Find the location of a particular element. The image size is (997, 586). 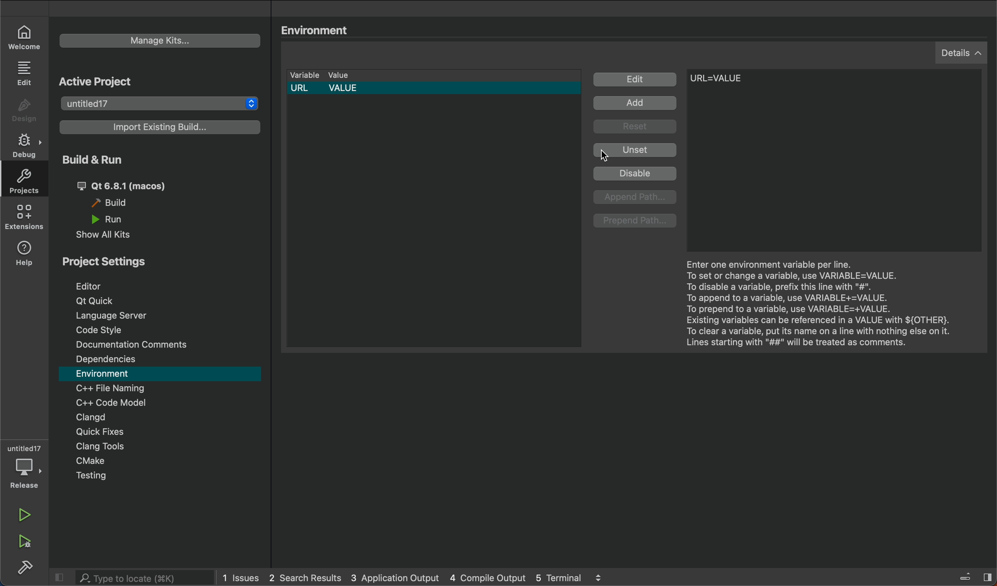

testing is located at coordinates (92, 478).